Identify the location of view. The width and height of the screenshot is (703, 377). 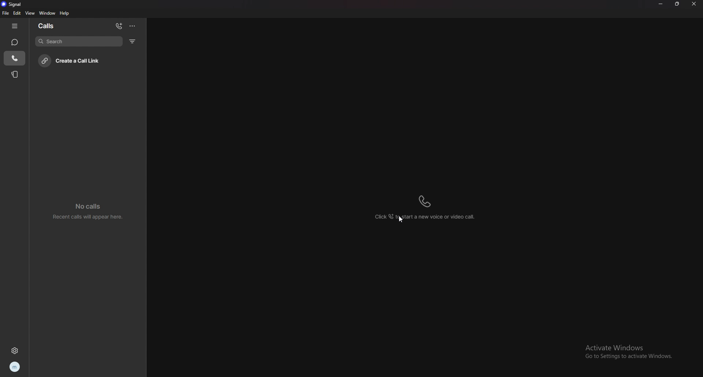
(31, 13).